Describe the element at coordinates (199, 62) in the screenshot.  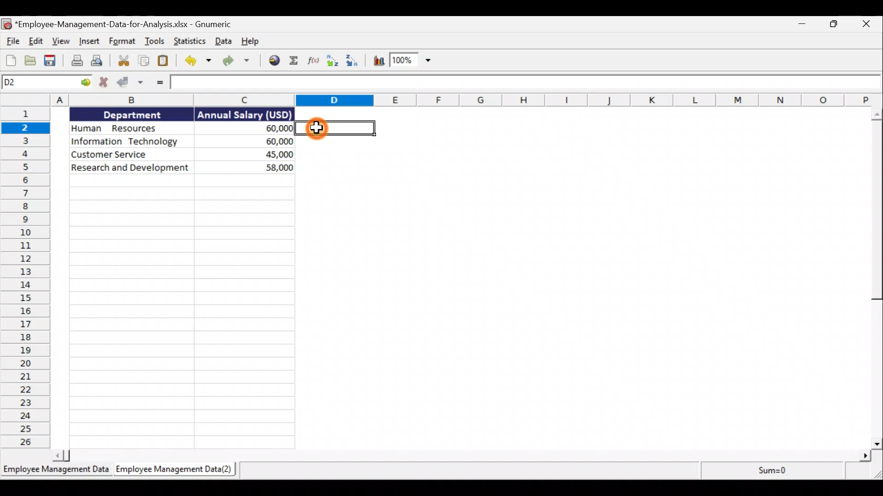
I see `Undo the last action` at that location.